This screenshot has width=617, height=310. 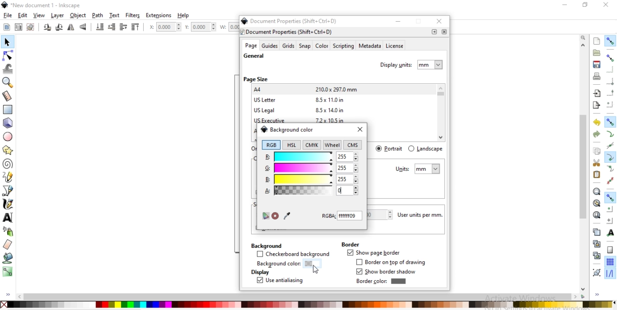 What do you see at coordinates (8, 150) in the screenshot?
I see `create stars and polygons` at bounding box center [8, 150].